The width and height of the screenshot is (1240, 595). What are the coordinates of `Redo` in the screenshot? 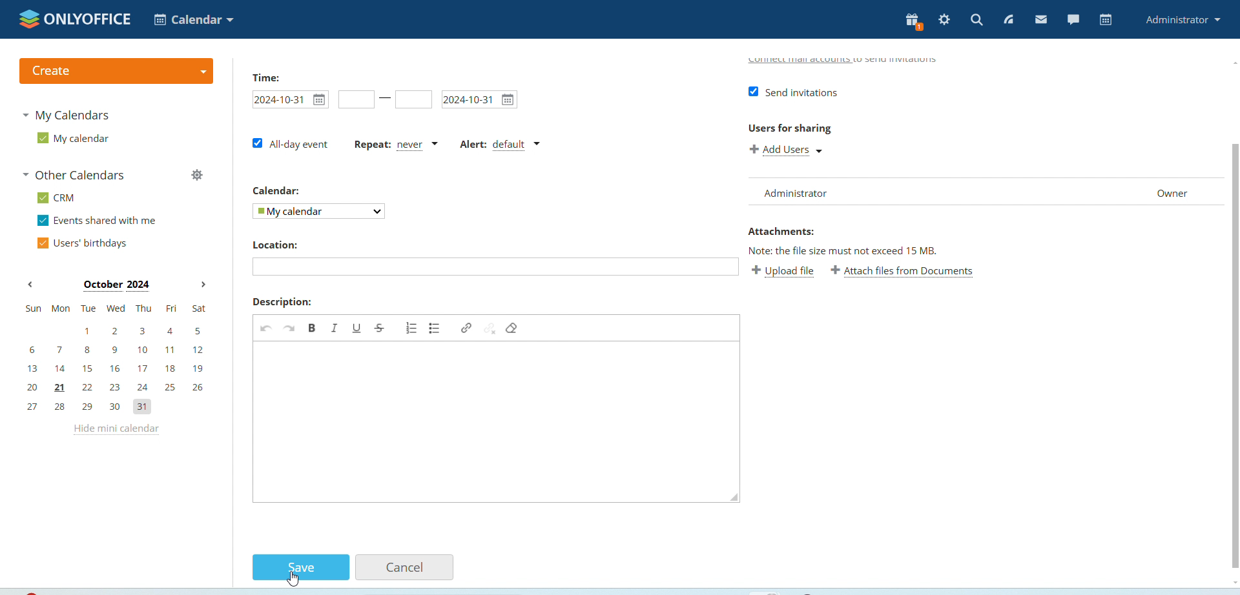 It's located at (289, 328).